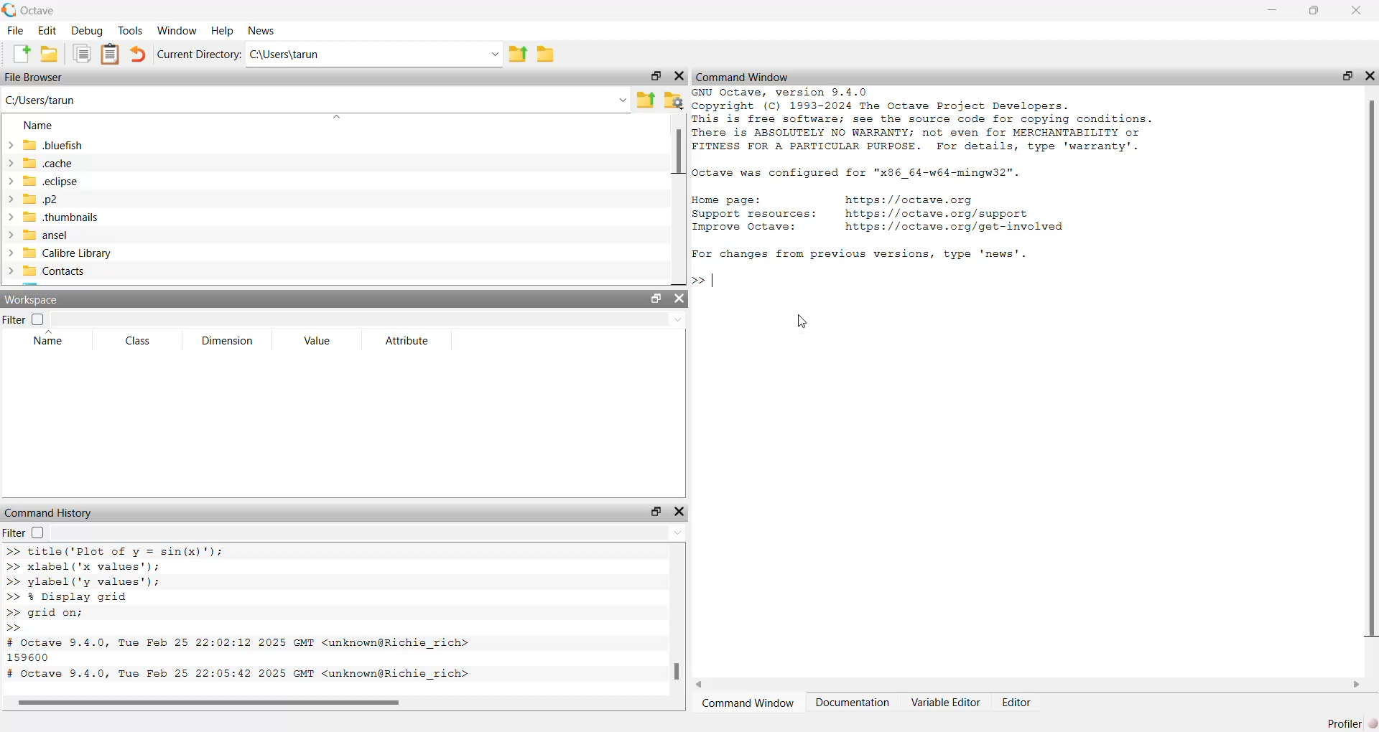 This screenshot has height=732, width=1379. I want to click on News, so click(261, 32).